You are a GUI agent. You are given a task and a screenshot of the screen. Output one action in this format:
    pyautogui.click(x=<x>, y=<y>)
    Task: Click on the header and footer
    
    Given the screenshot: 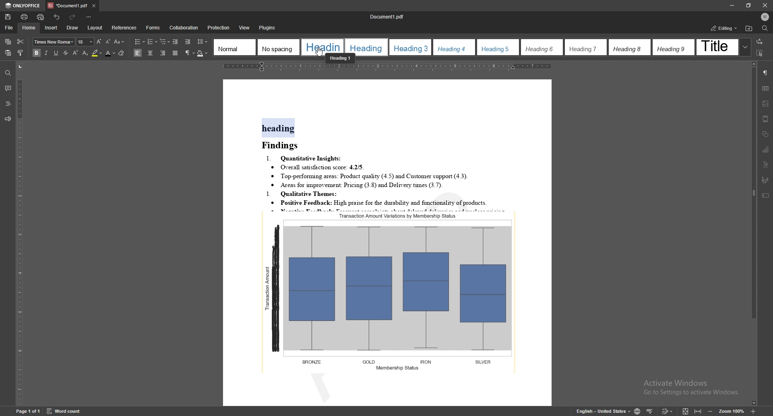 What is the action you would take?
    pyautogui.click(x=765, y=119)
    